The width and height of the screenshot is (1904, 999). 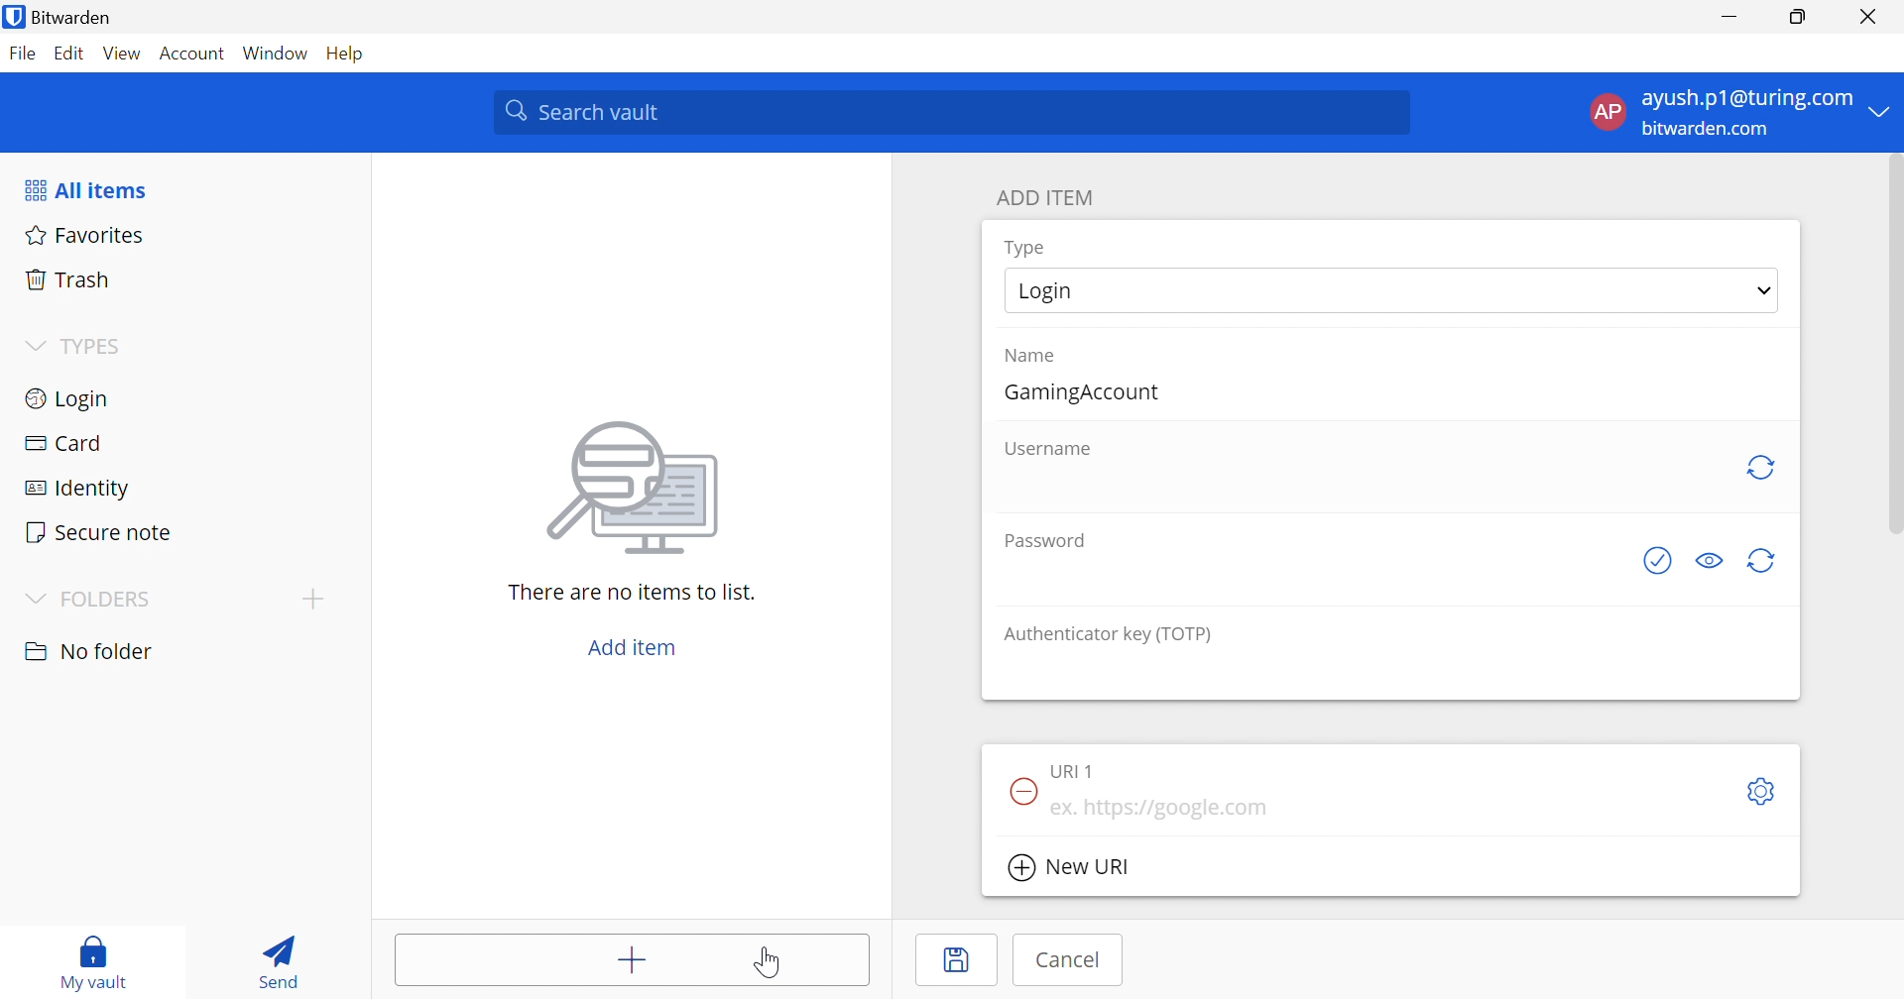 I want to click on Window, so click(x=275, y=55).